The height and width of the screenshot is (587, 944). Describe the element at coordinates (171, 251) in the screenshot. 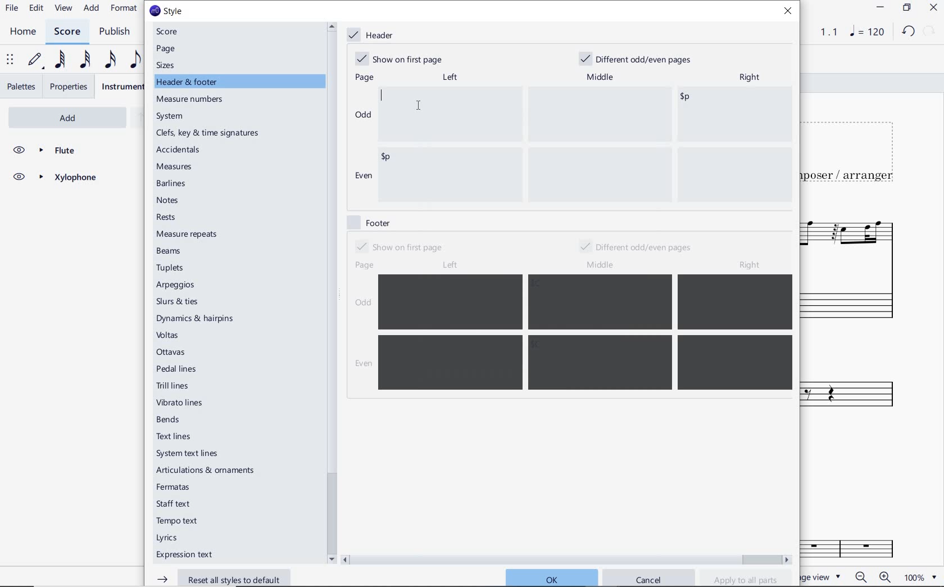

I see `beams` at that location.